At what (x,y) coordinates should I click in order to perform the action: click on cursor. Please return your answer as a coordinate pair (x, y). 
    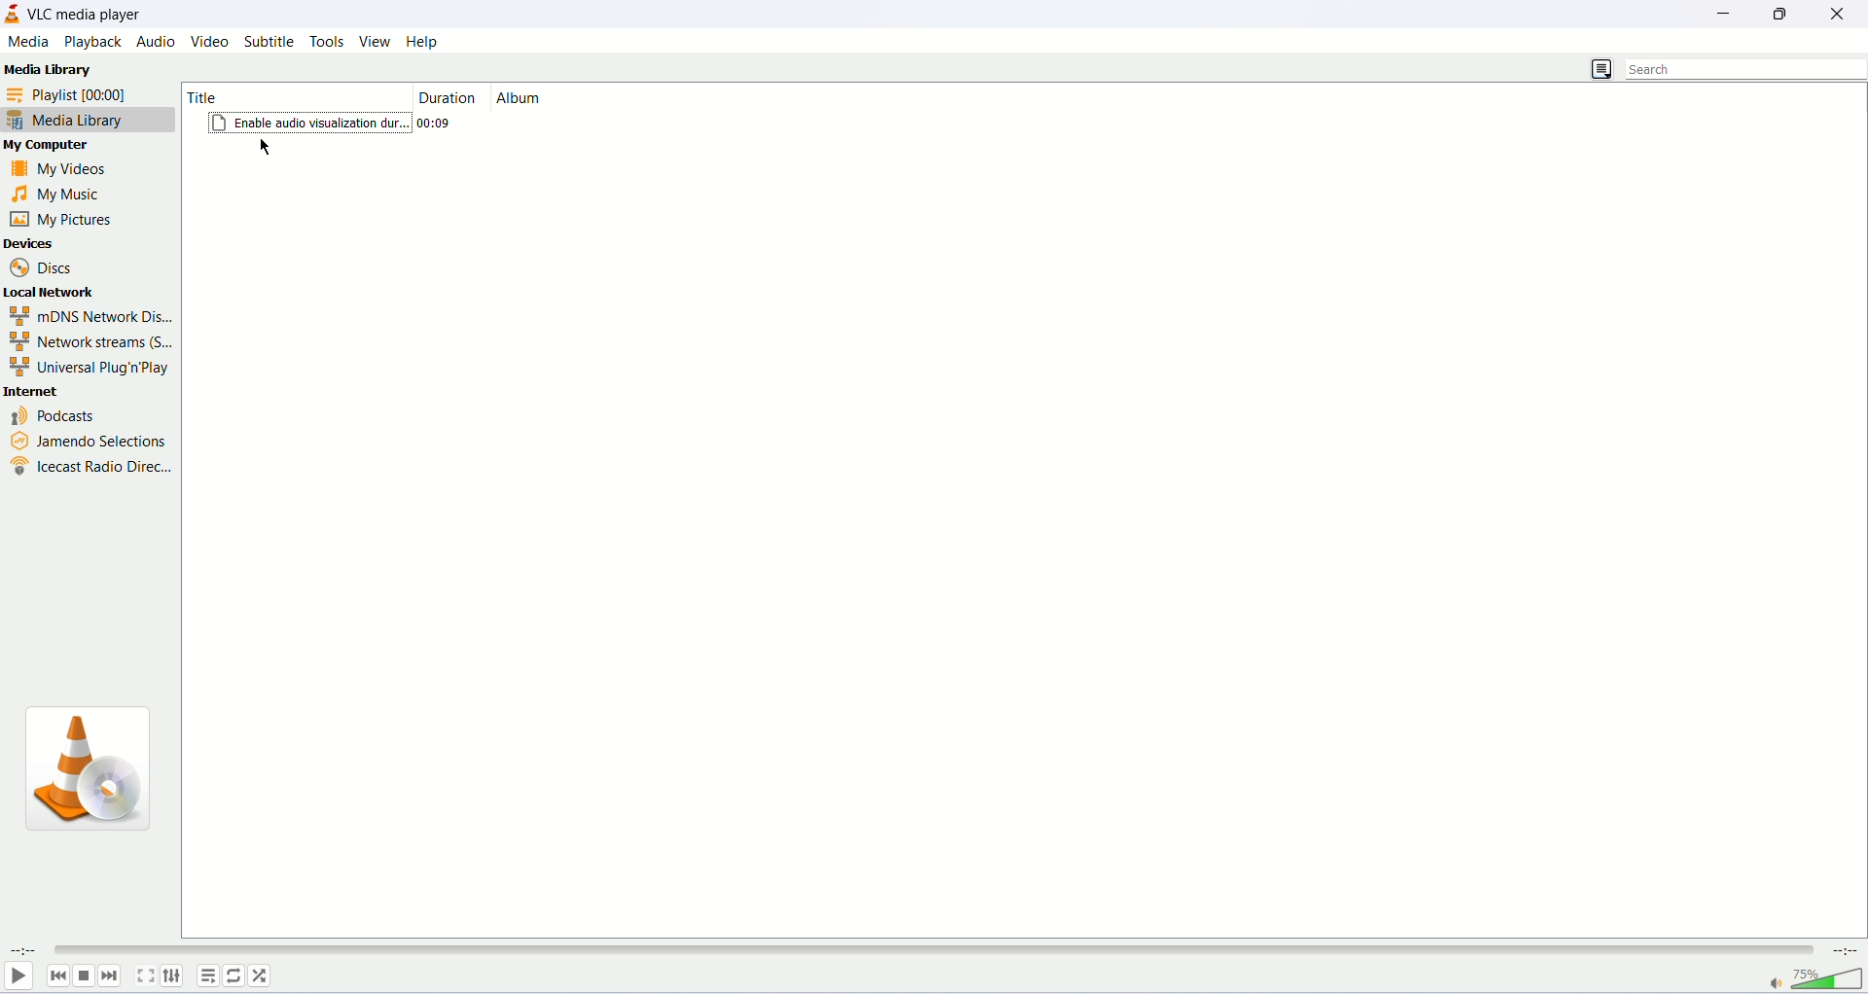
    Looking at the image, I should click on (273, 154).